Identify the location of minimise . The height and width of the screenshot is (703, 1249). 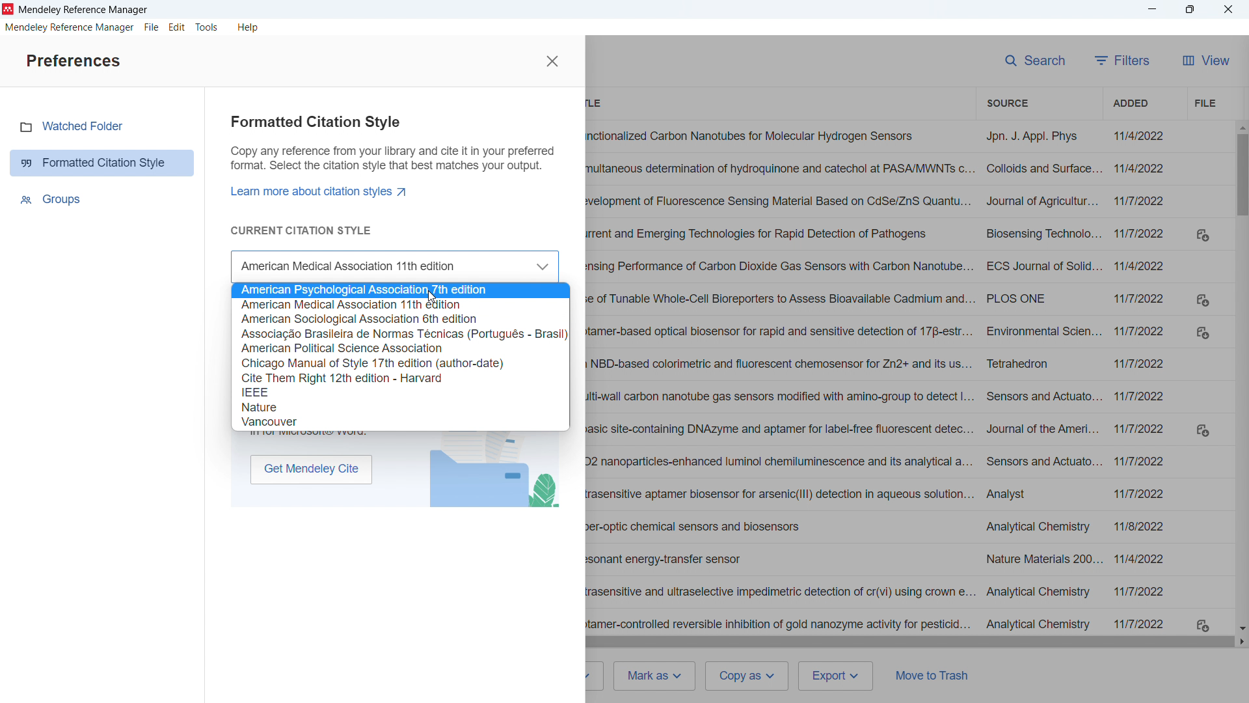
(1153, 10).